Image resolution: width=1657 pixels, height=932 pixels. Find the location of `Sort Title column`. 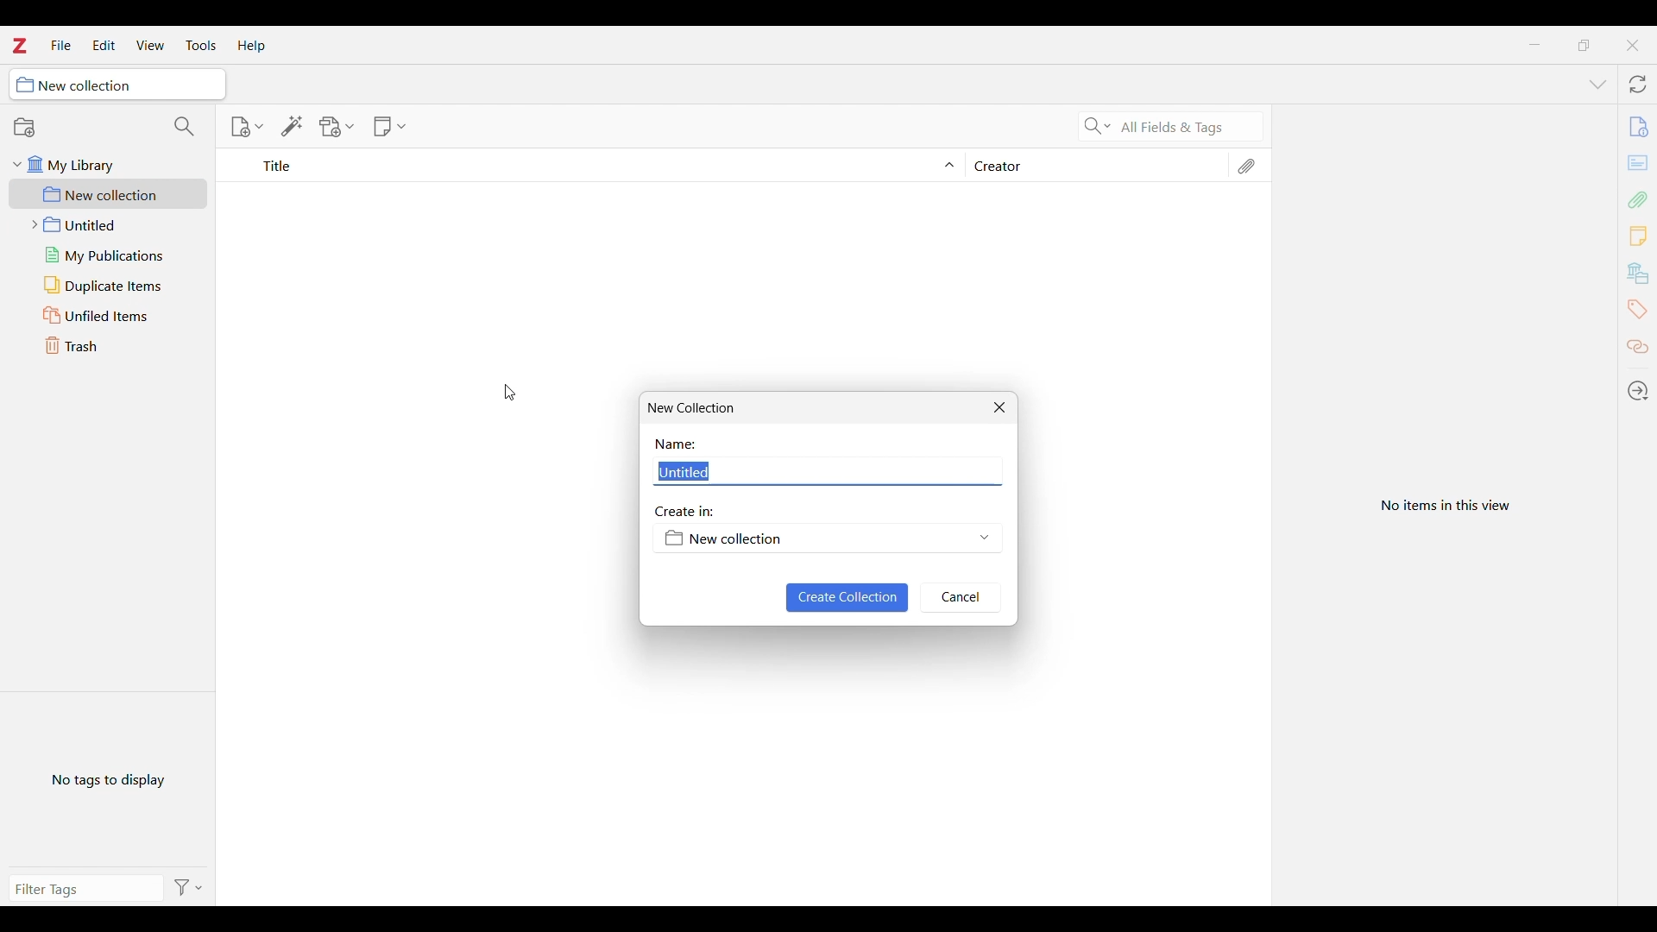

Sort Title column is located at coordinates (602, 166).